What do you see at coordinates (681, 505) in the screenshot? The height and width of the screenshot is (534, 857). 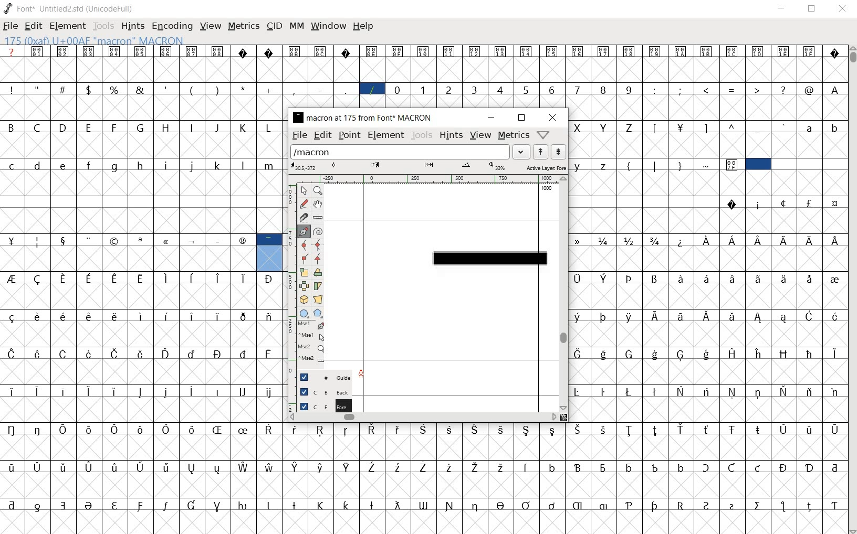 I see `Symbol` at bounding box center [681, 505].